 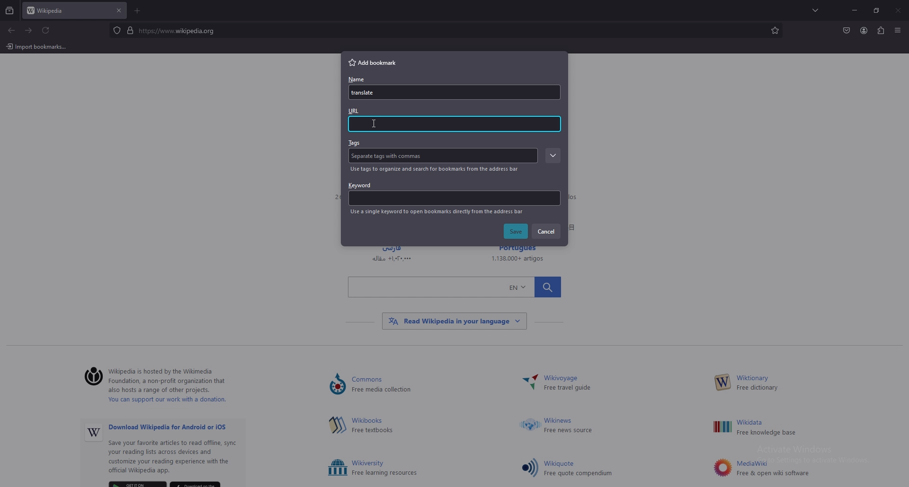 What do you see at coordinates (437, 169) in the screenshot?
I see `info` at bounding box center [437, 169].